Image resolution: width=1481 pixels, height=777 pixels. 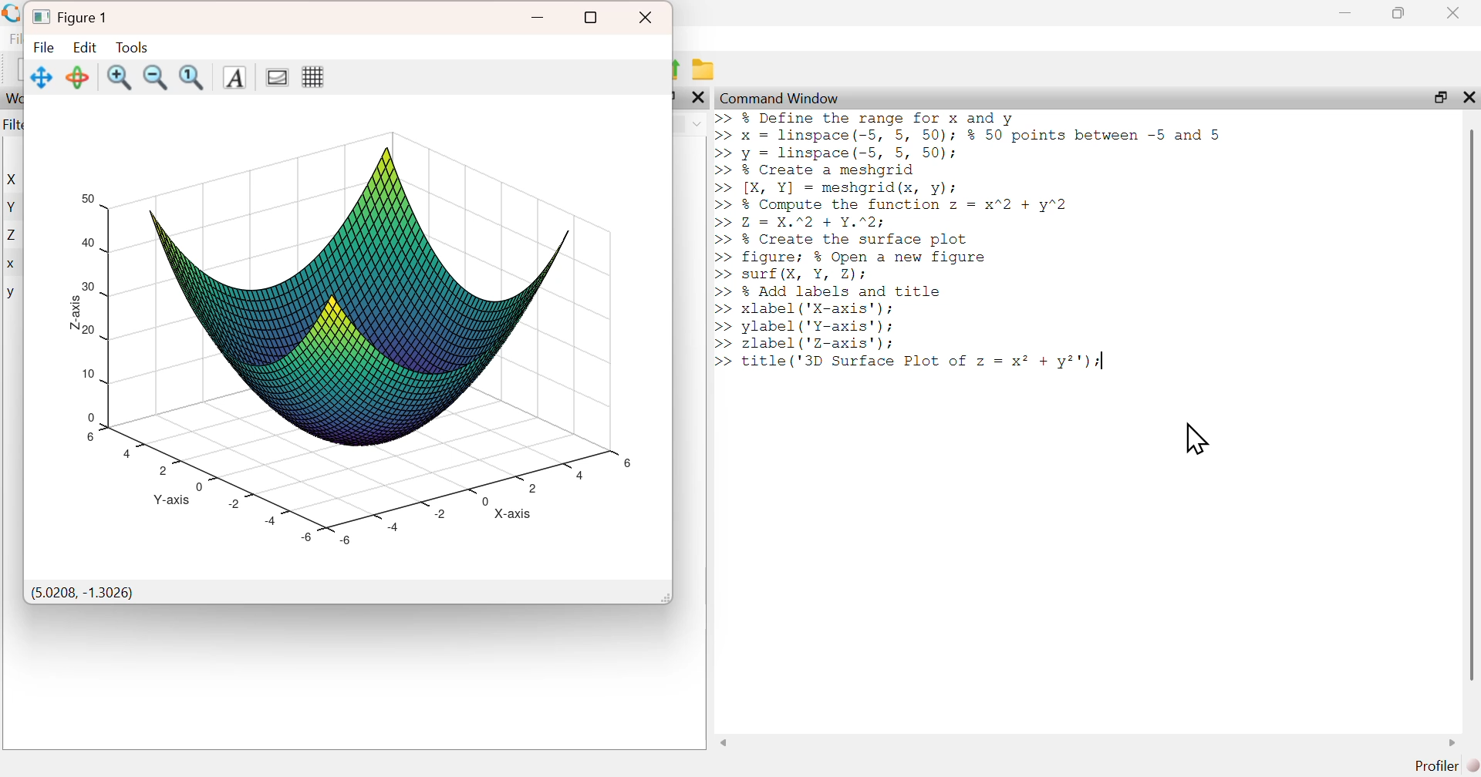 What do you see at coordinates (11, 294) in the screenshot?
I see `y` at bounding box center [11, 294].